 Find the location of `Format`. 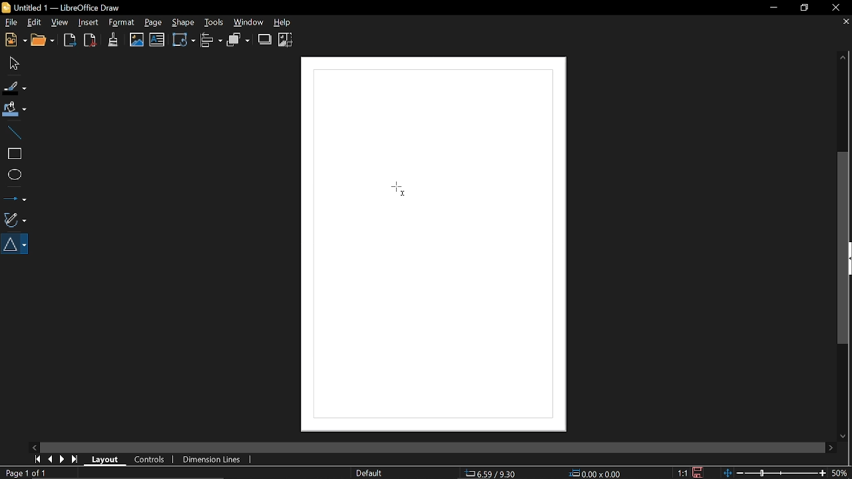

Format is located at coordinates (121, 23).